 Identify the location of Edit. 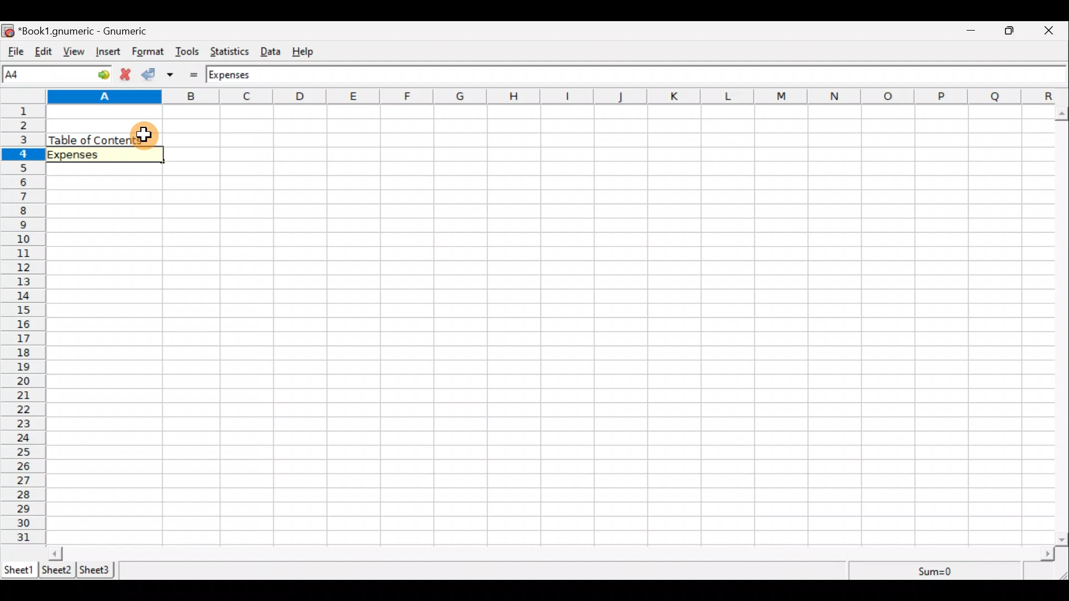
(42, 52).